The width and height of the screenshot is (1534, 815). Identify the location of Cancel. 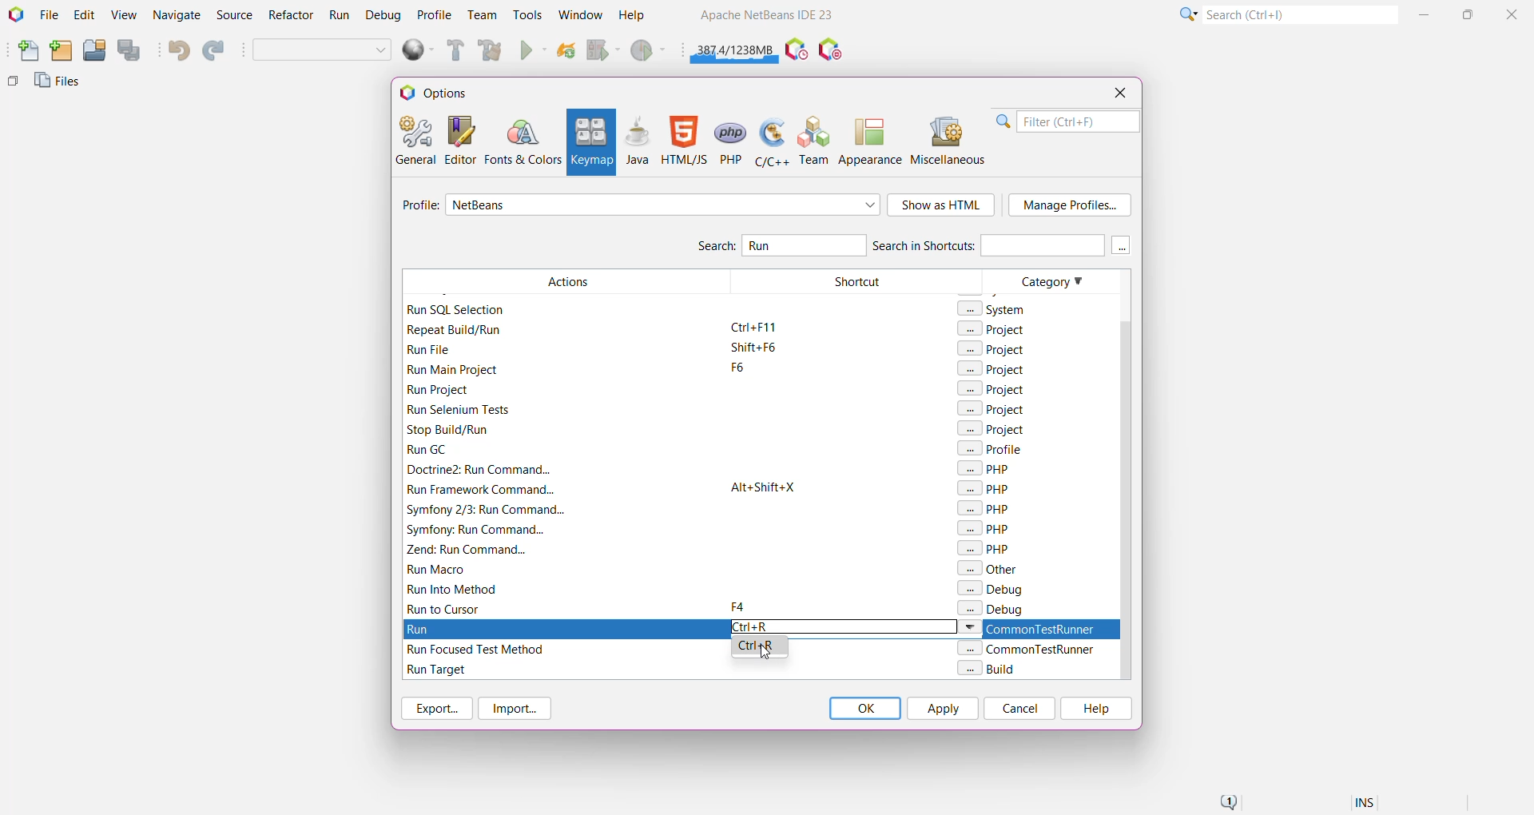
(1019, 708).